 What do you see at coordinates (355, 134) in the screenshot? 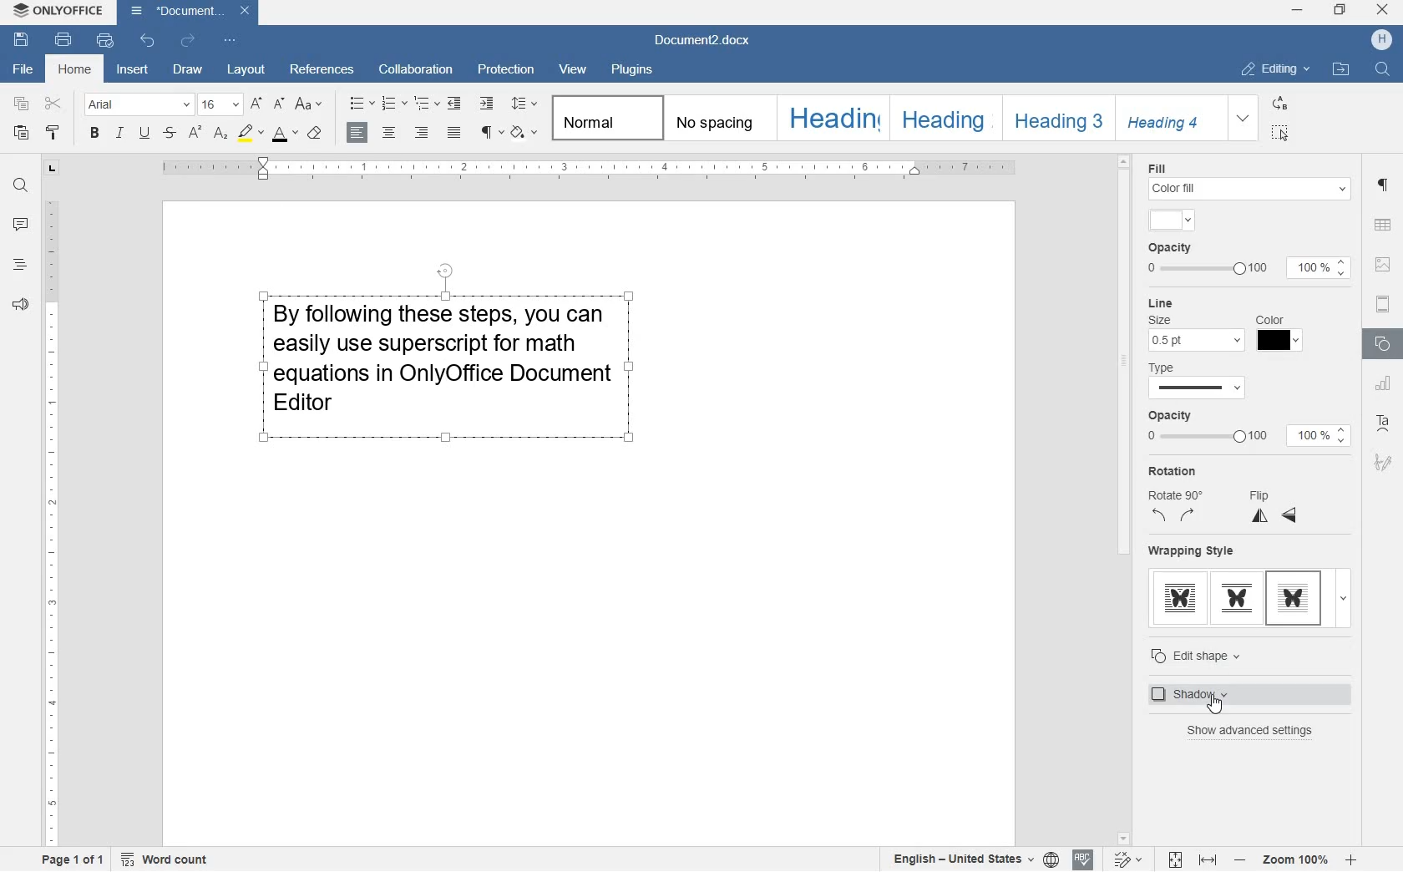
I see `left alignment` at bounding box center [355, 134].